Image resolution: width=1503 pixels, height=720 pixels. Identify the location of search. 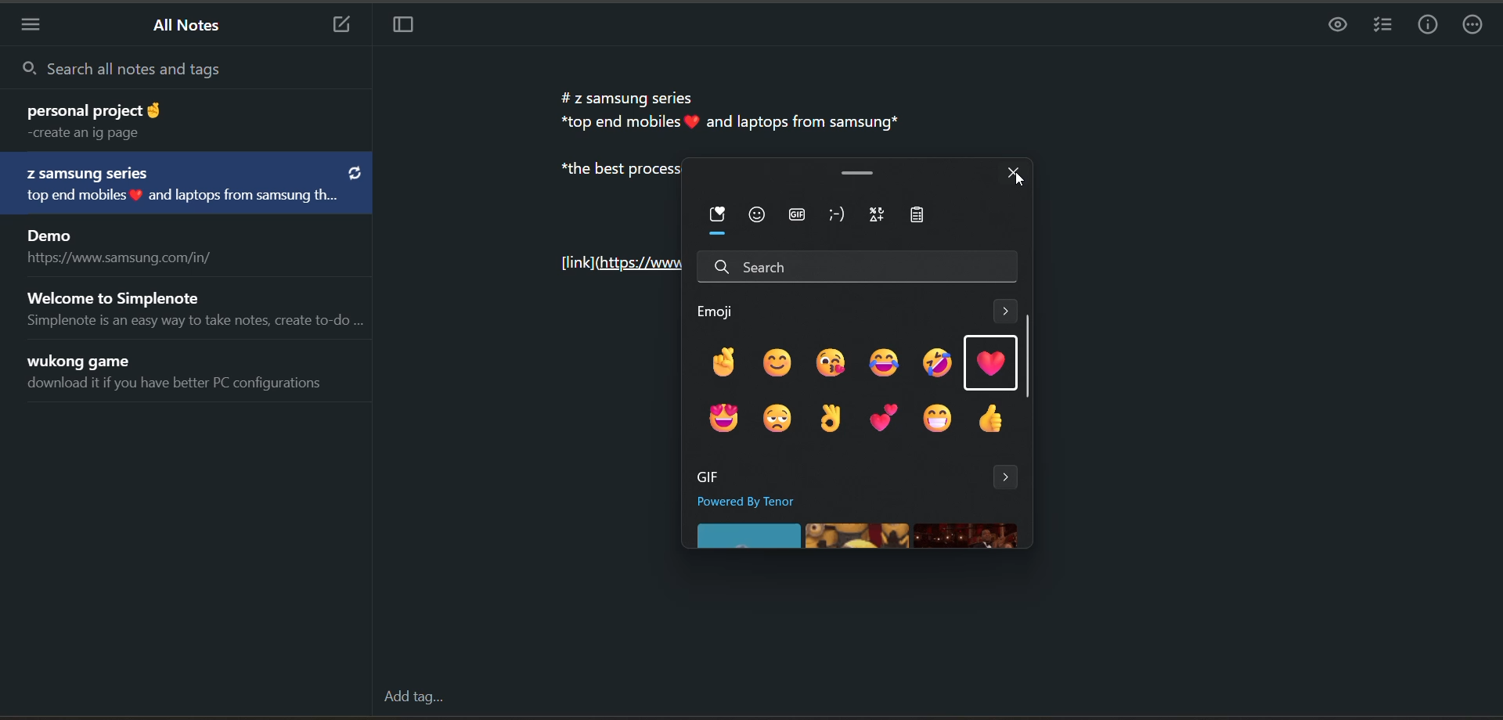
(184, 68).